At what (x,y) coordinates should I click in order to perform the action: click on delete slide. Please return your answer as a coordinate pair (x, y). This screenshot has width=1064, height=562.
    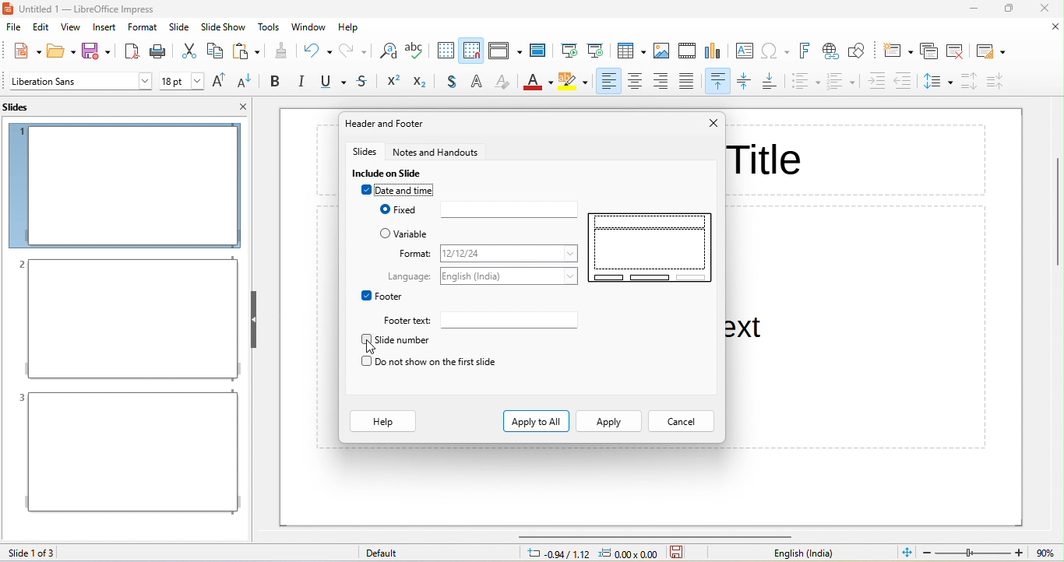
    Looking at the image, I should click on (957, 50).